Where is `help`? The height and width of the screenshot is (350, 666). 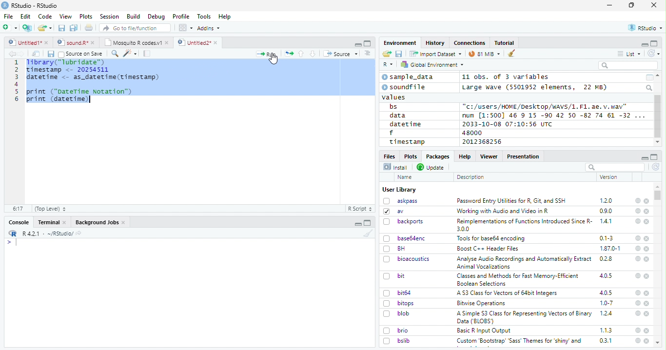 help is located at coordinates (637, 258).